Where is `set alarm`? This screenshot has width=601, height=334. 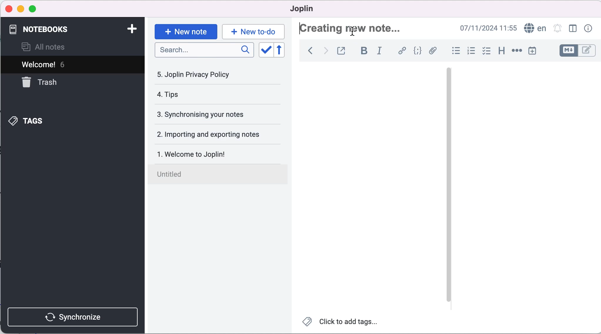
set alarm is located at coordinates (557, 29).